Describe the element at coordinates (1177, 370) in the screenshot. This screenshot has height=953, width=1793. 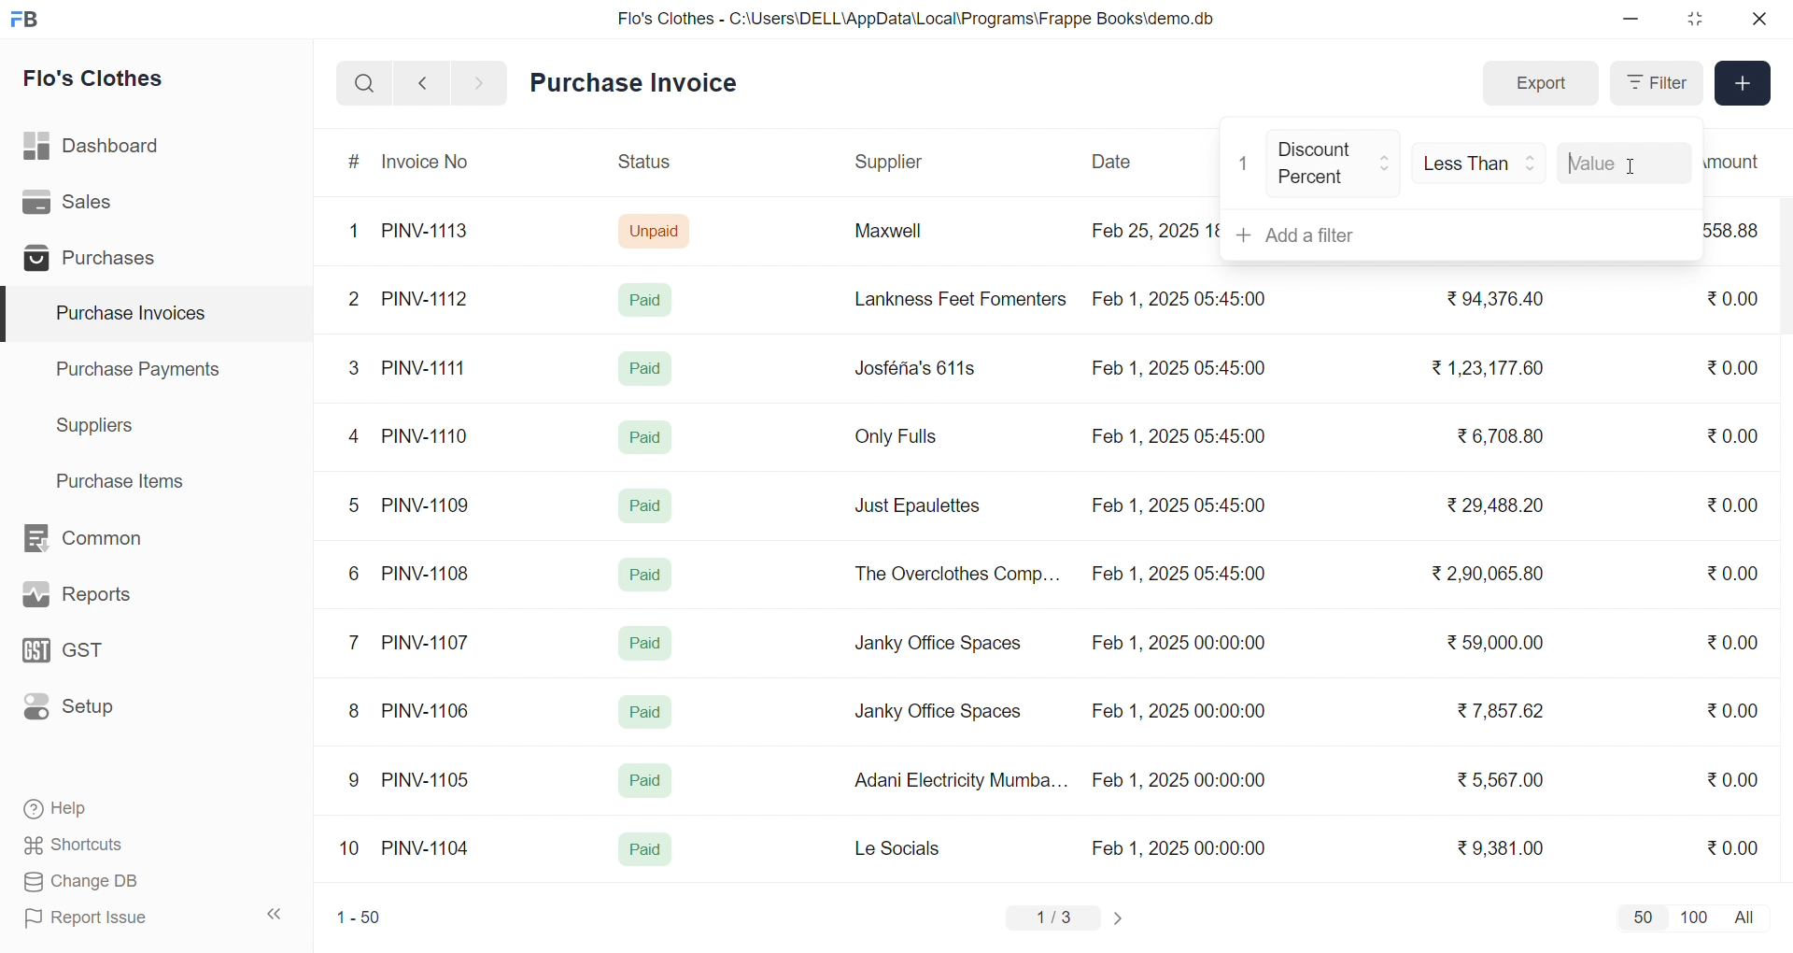
I see `Feb 1, 2025 05:45:00` at that location.